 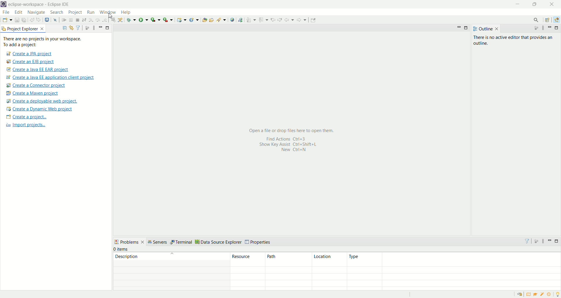 I want to click on save all, so click(x=24, y=20).